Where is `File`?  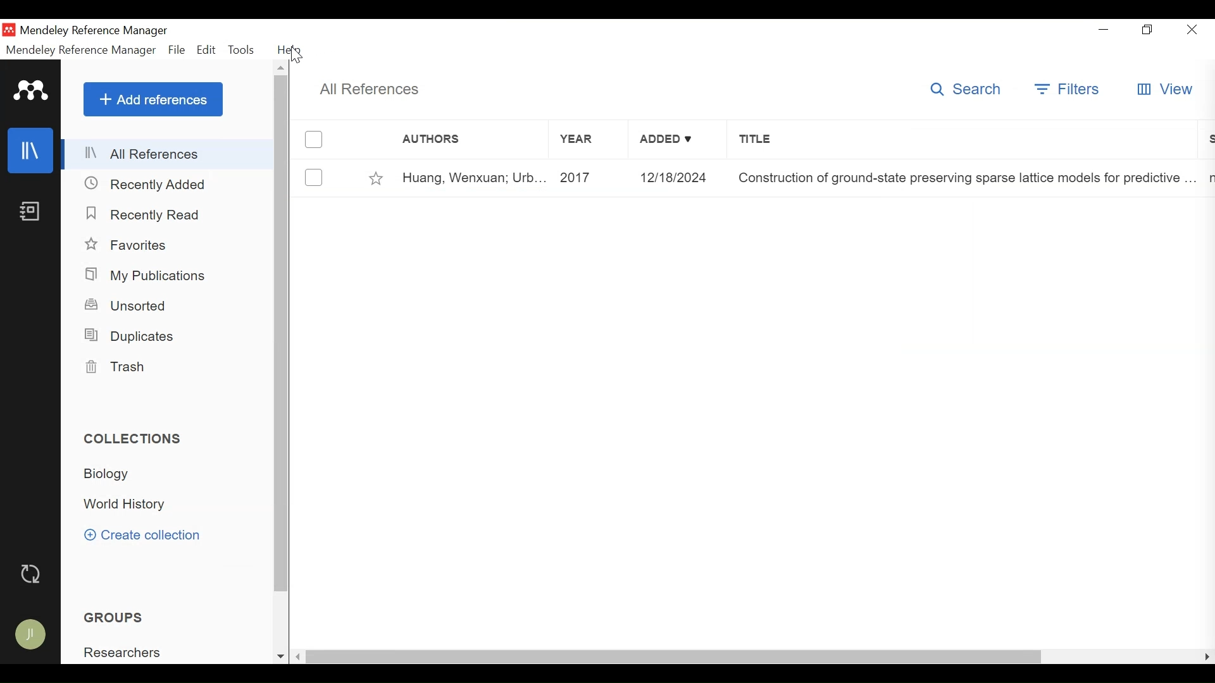 File is located at coordinates (177, 51).